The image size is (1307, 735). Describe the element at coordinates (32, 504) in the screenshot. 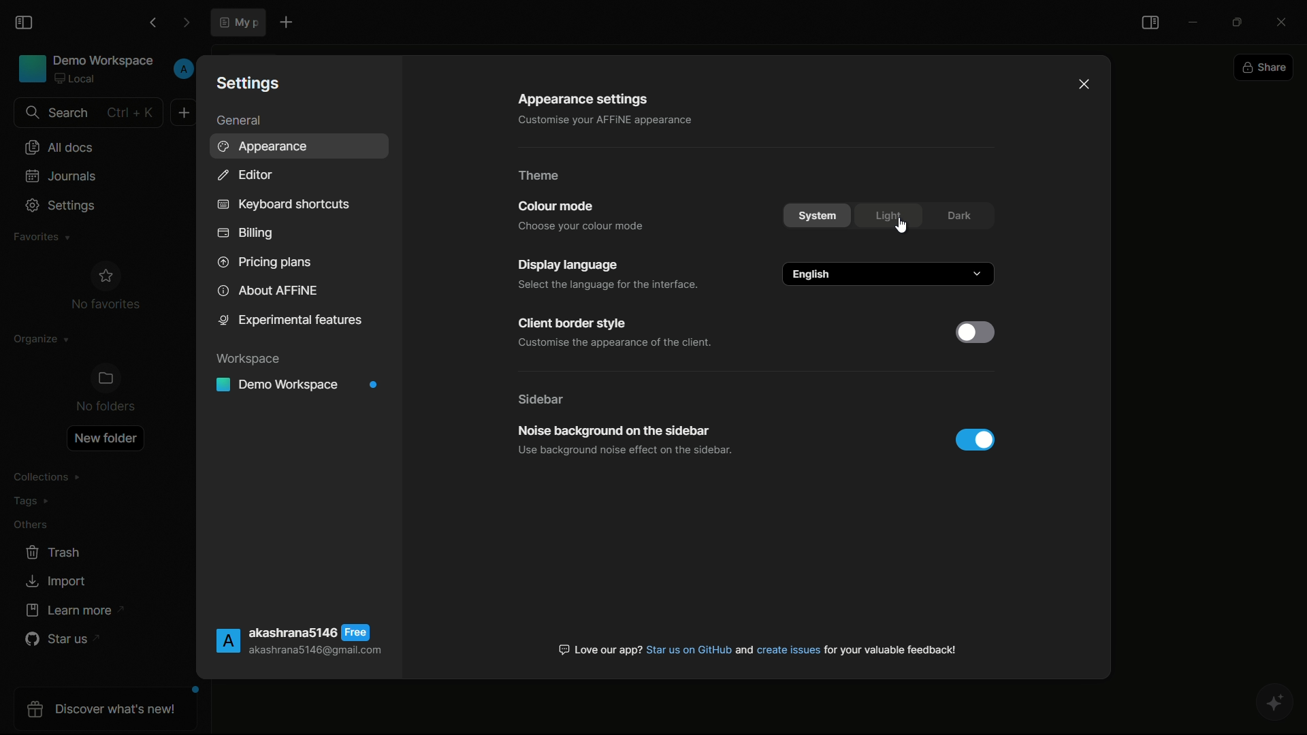

I see `tags` at that location.